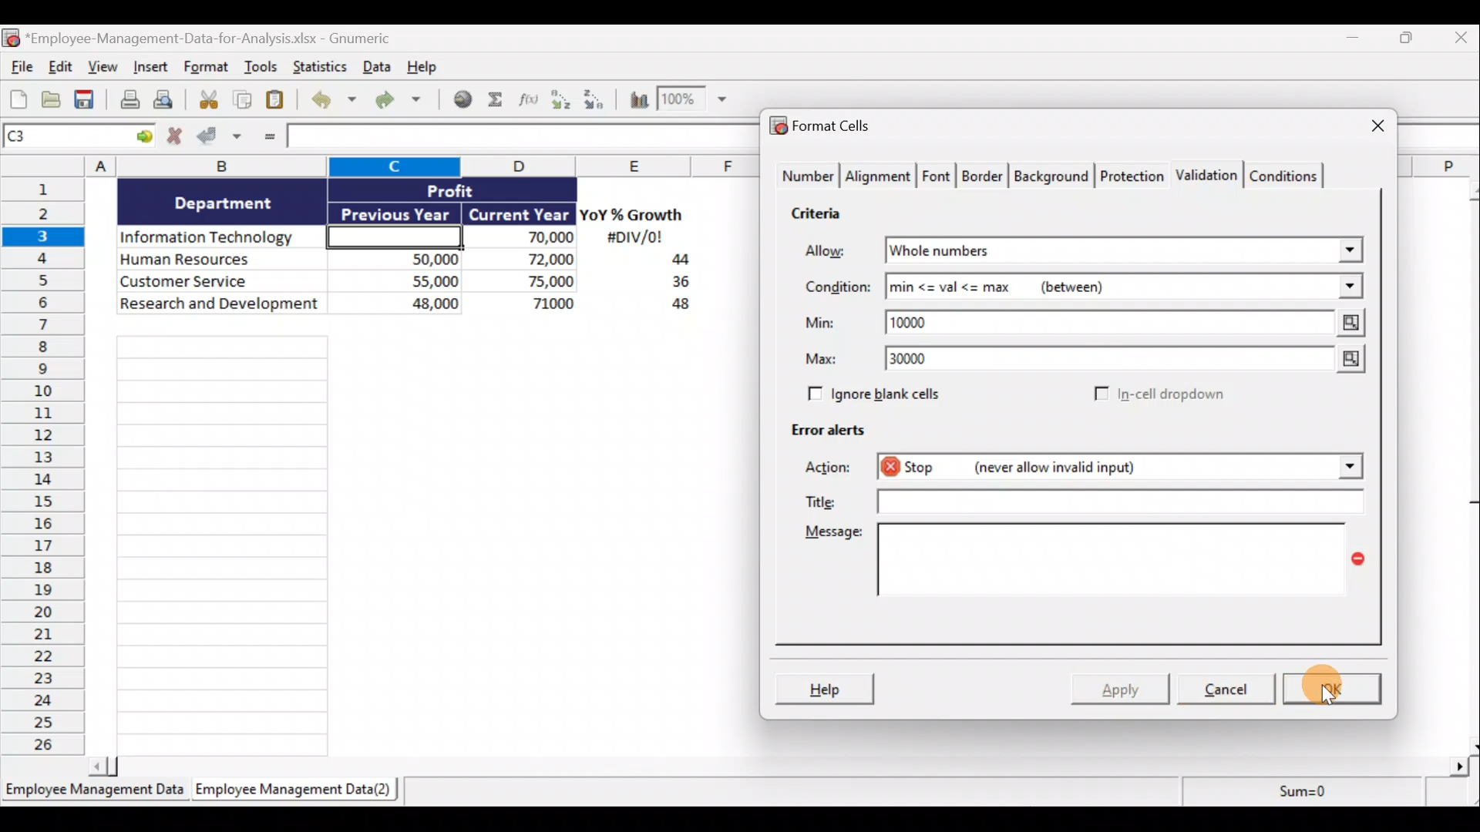 Image resolution: width=1480 pixels, height=832 pixels. I want to click on Cell name C1, so click(65, 138).